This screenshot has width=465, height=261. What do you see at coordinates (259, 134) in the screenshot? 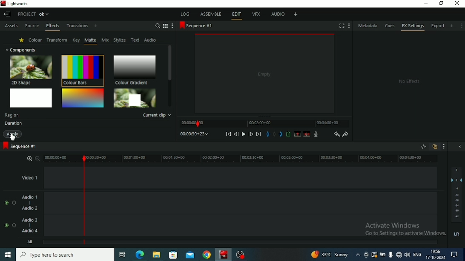
I see `Move forward` at bounding box center [259, 134].